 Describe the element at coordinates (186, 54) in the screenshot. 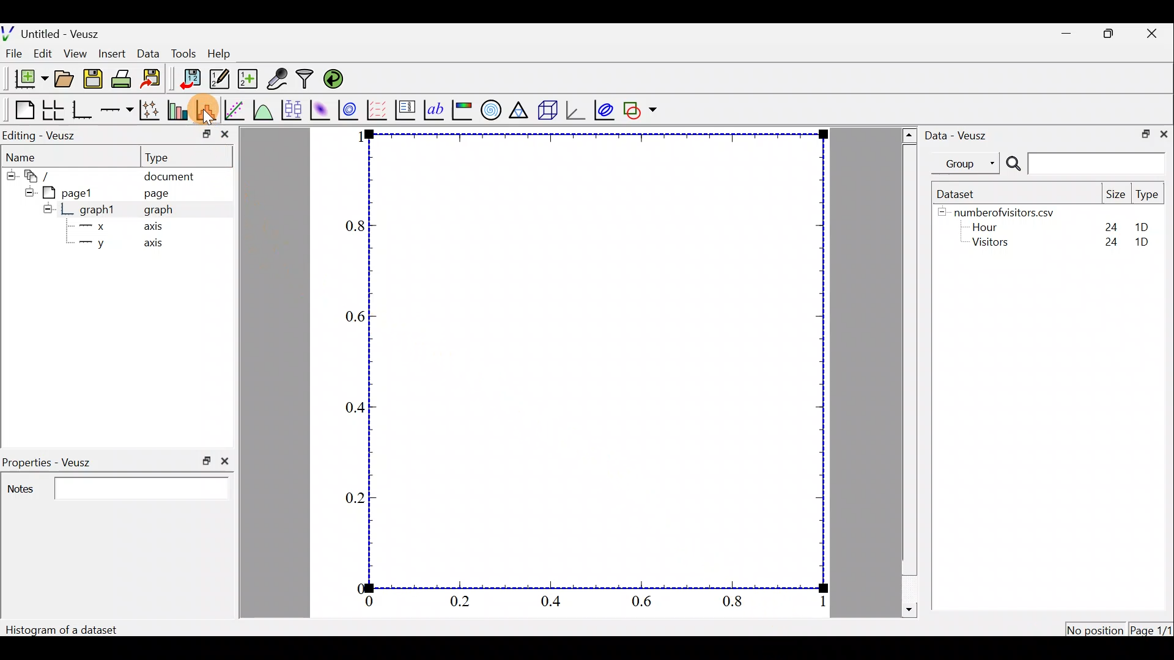

I see `Tools` at that location.